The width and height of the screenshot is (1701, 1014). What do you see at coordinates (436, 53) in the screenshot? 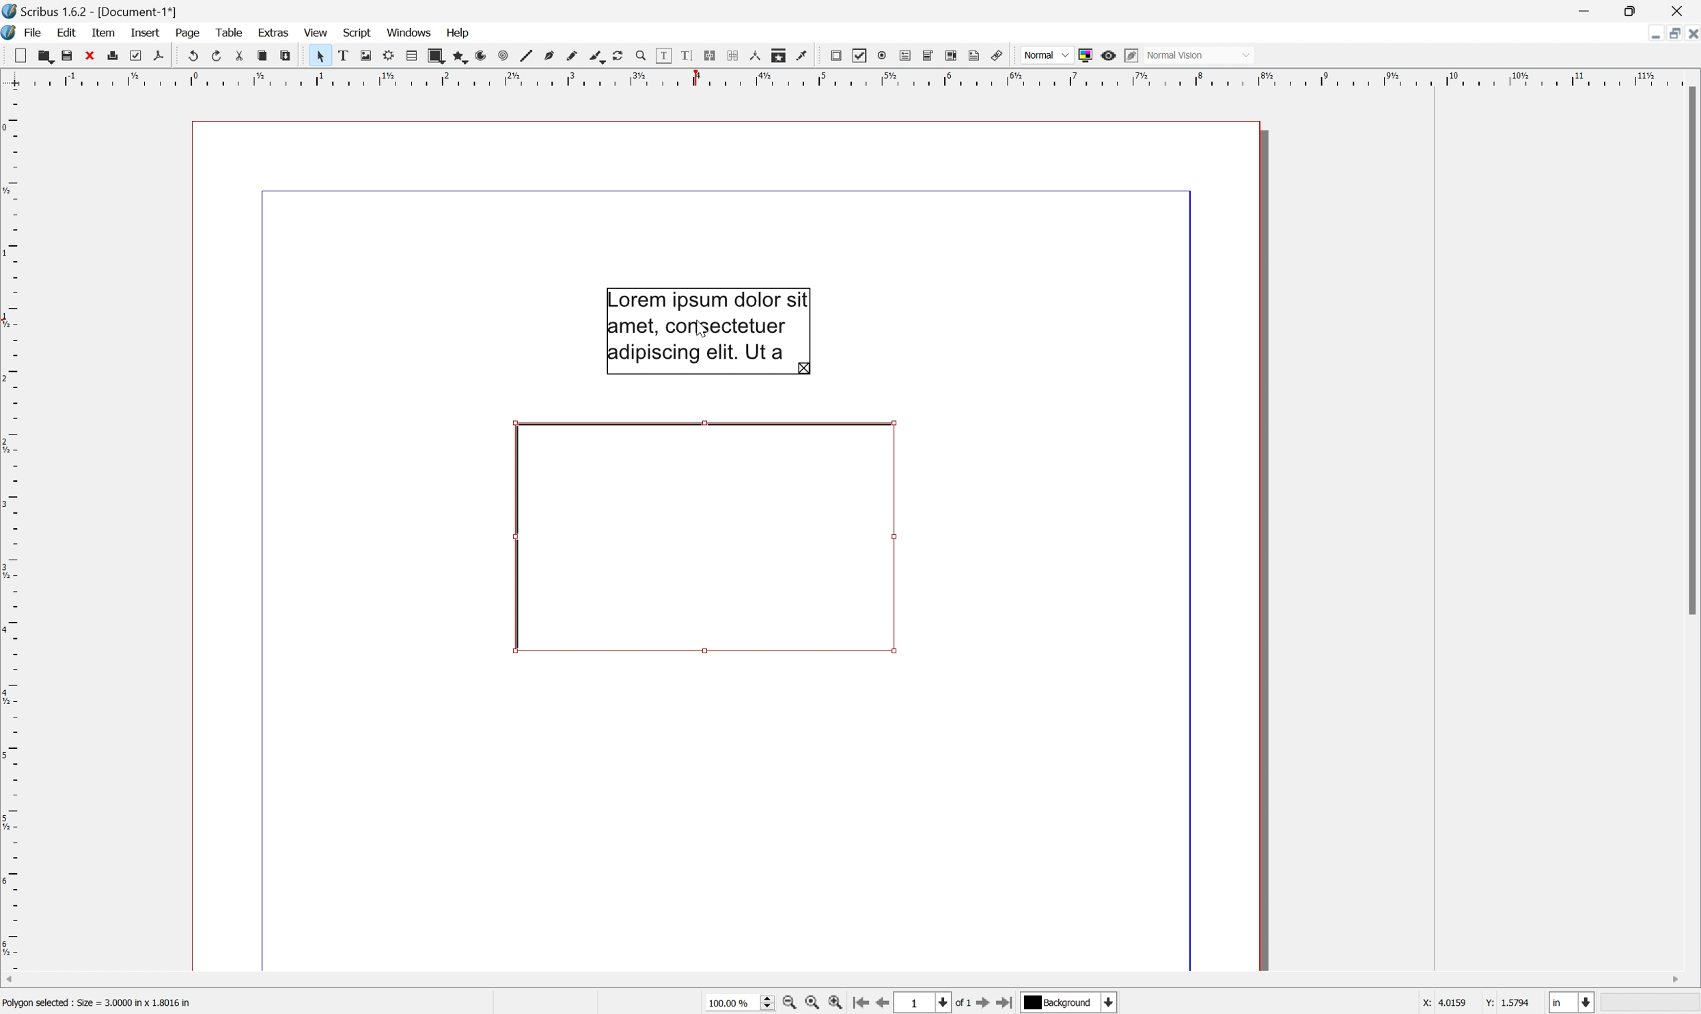
I see `Shape` at bounding box center [436, 53].